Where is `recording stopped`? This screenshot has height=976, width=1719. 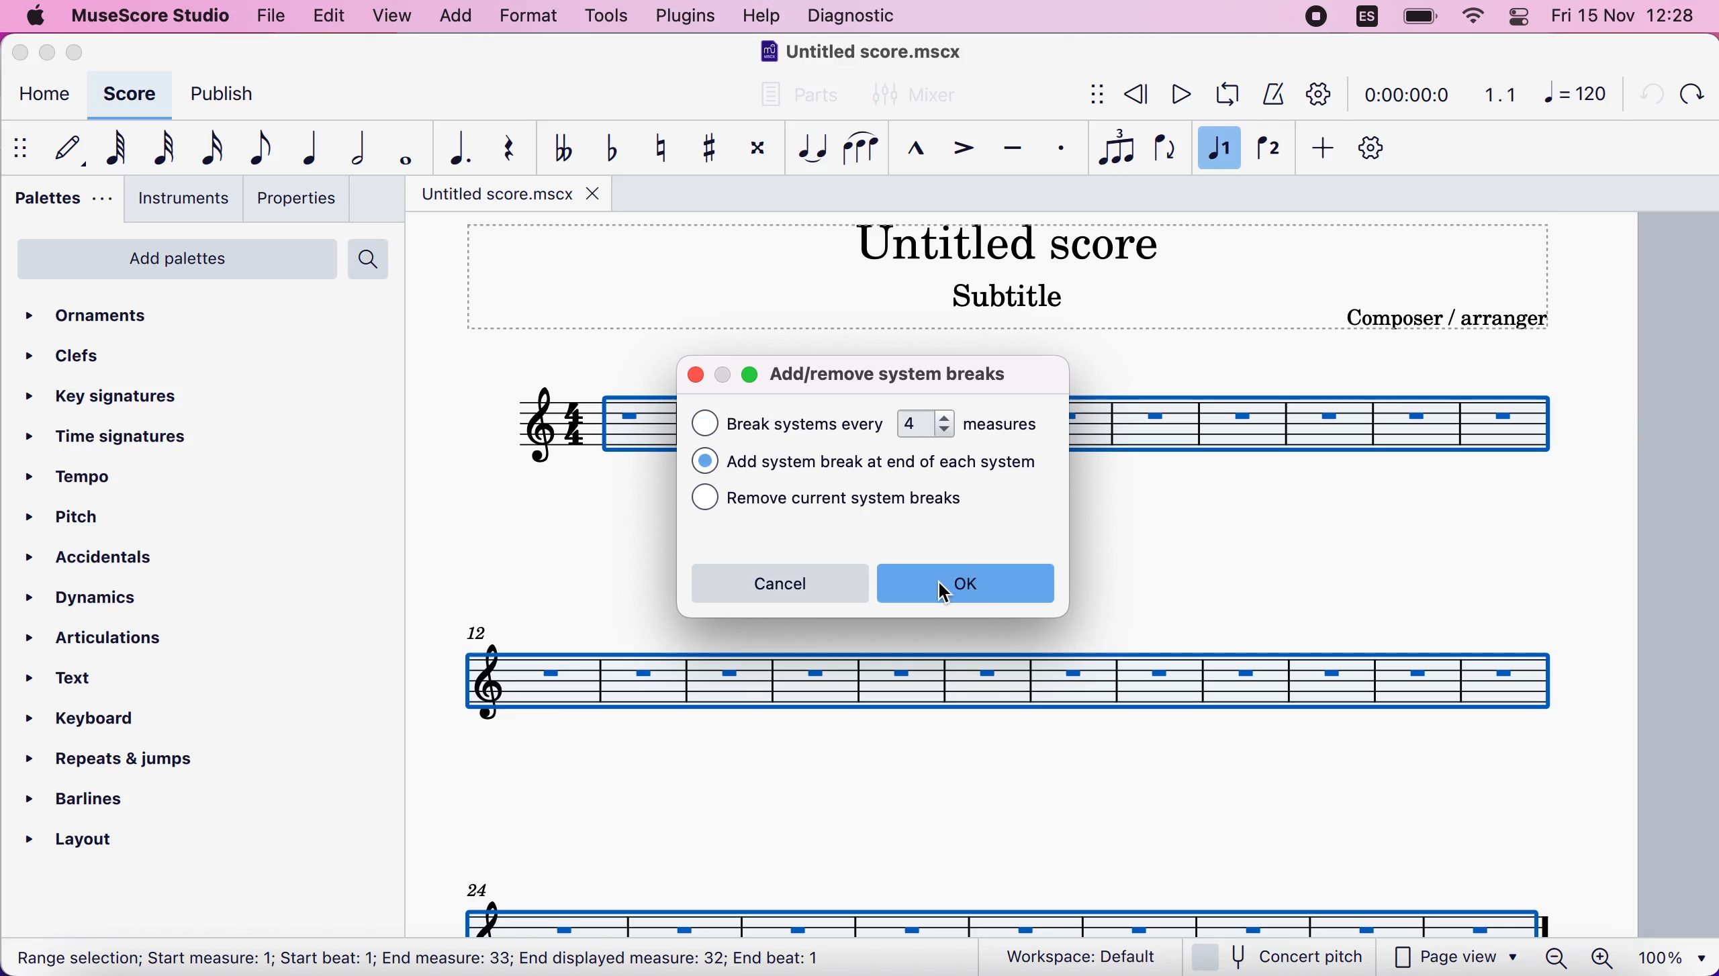 recording stopped is located at coordinates (1318, 18).